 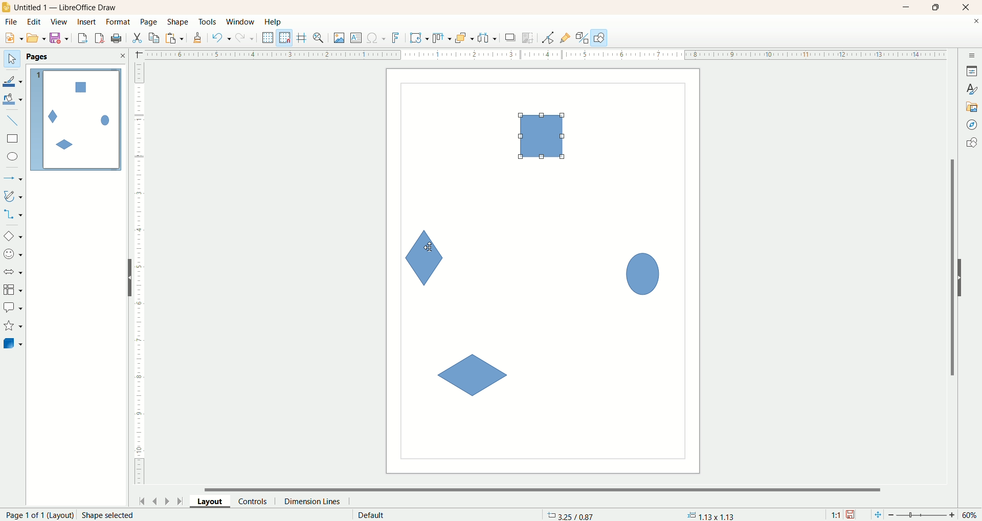 What do you see at coordinates (118, 39) in the screenshot?
I see `export as PDF` at bounding box center [118, 39].